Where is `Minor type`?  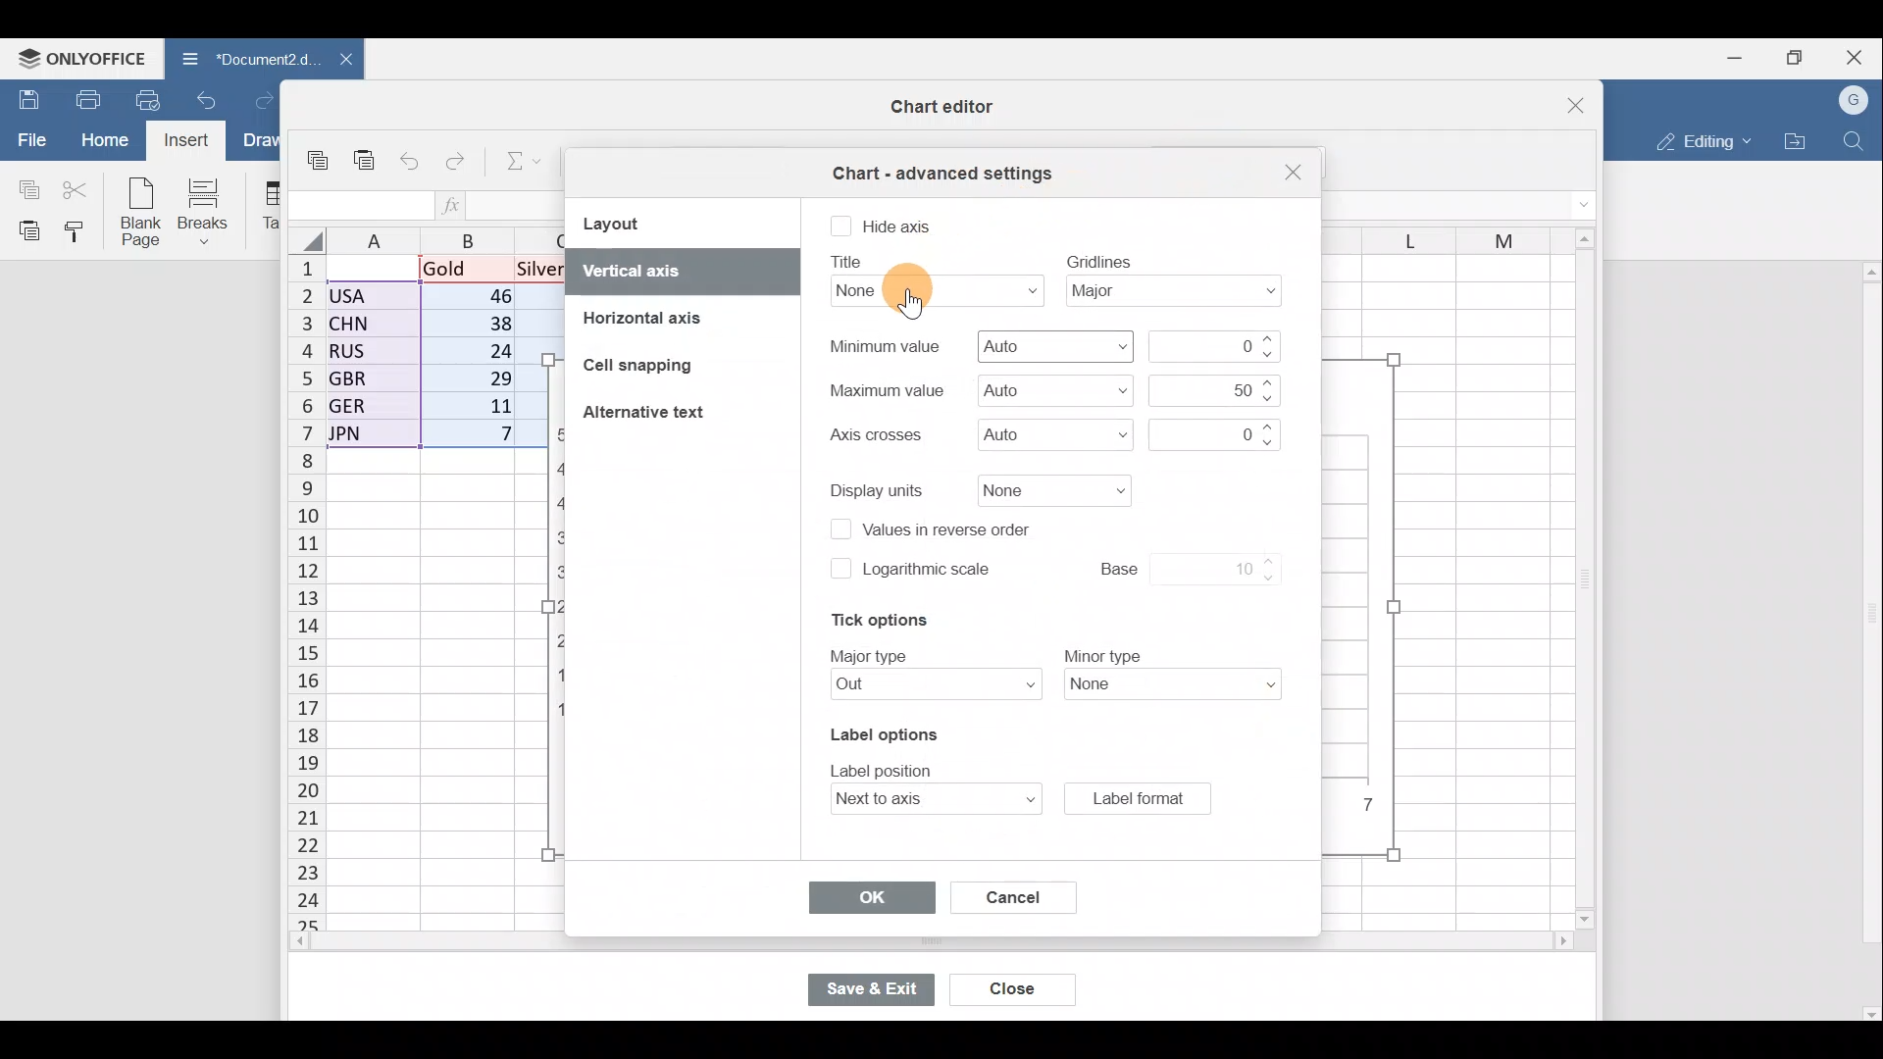
Minor type is located at coordinates (1179, 685).